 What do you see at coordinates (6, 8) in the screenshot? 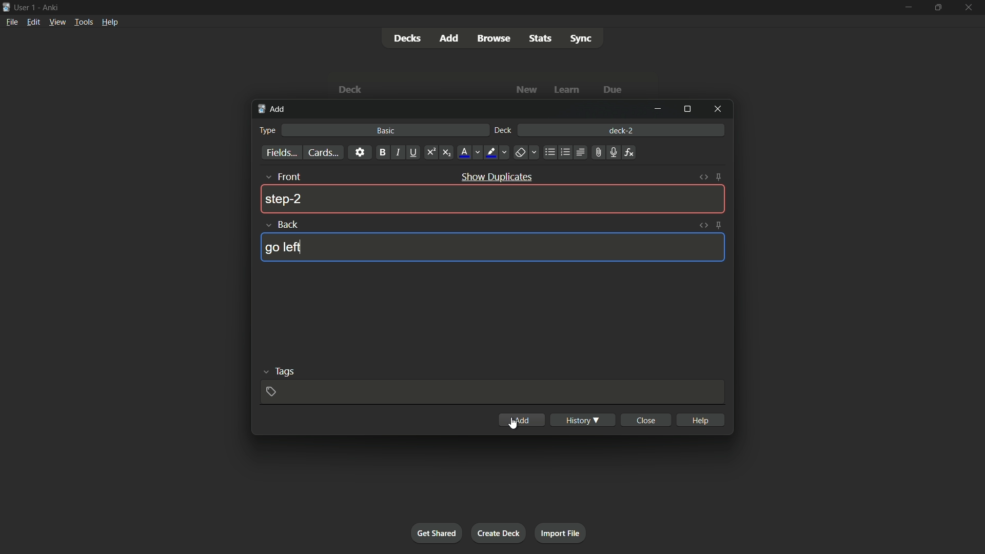
I see `app icon` at bounding box center [6, 8].